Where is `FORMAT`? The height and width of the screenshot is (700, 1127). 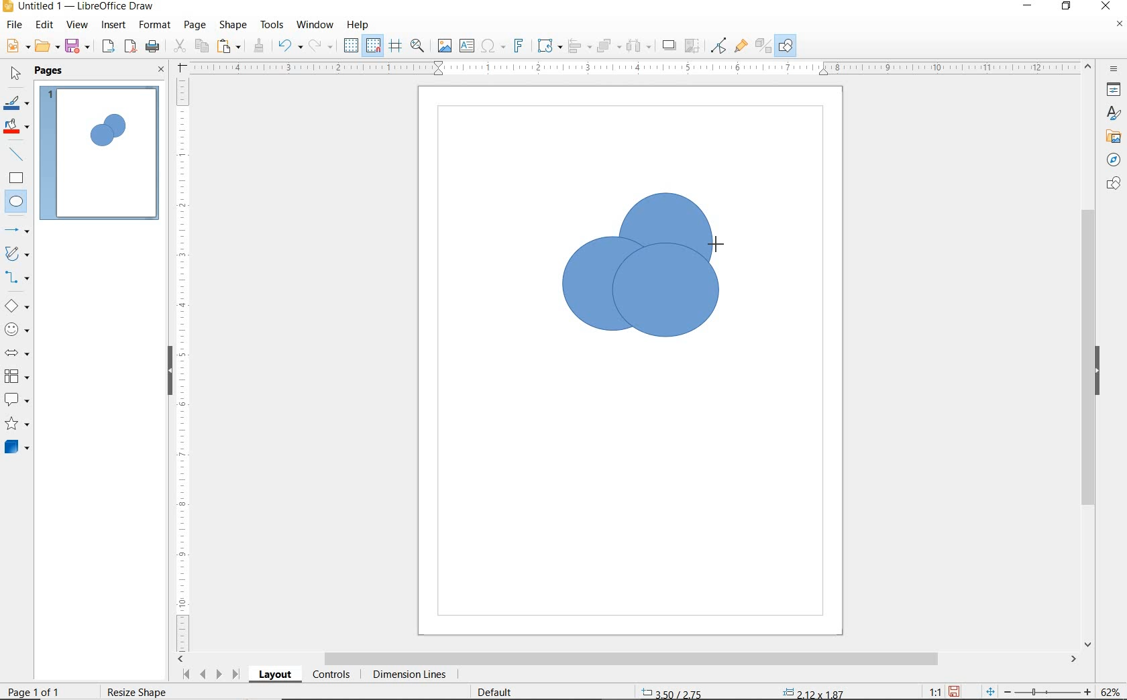 FORMAT is located at coordinates (156, 25).